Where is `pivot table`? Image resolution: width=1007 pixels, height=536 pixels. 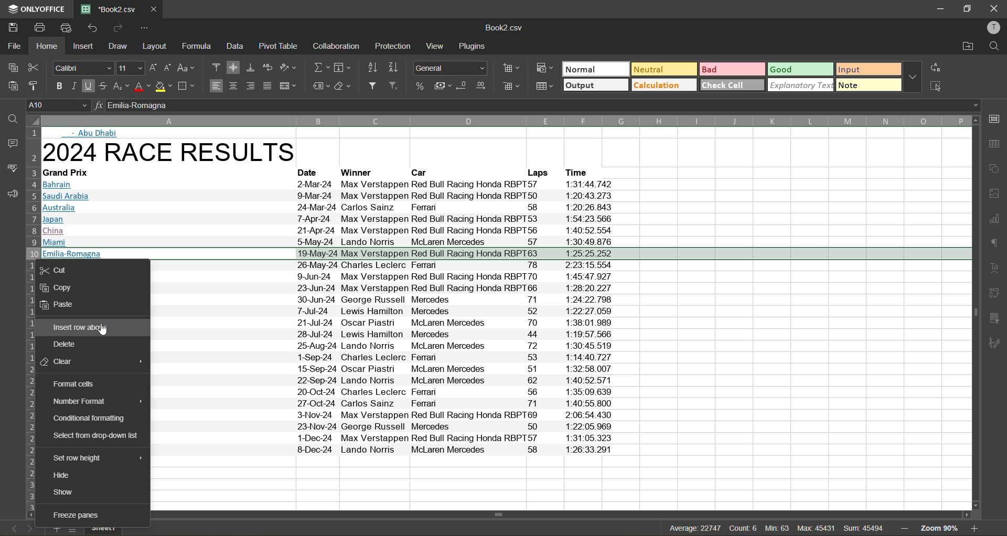
pivot table is located at coordinates (998, 295).